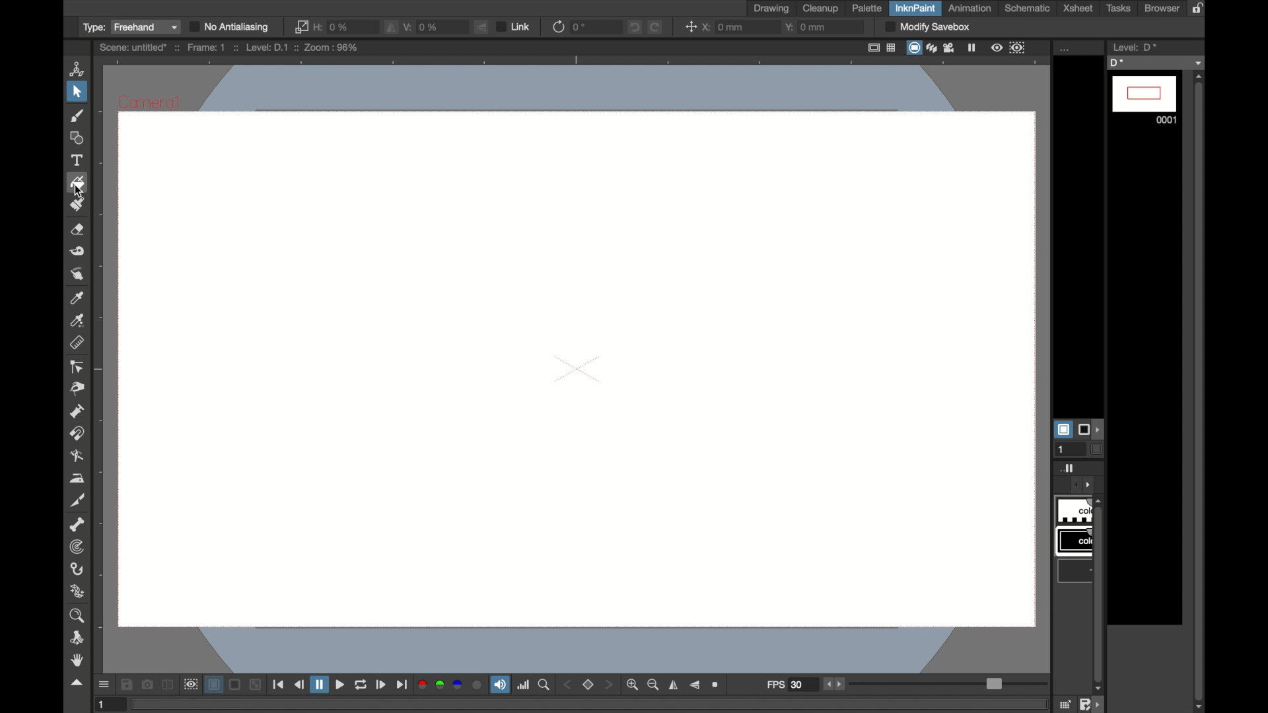 The image size is (1268, 713). I want to click on palette, so click(867, 9).